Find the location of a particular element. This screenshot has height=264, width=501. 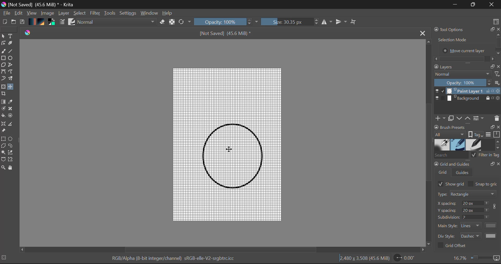

Layer is located at coordinates (64, 14).